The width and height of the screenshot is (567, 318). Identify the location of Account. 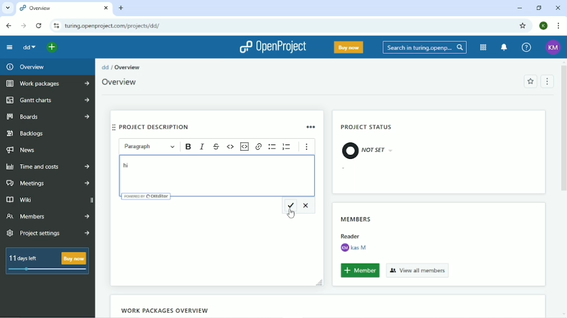
(543, 25).